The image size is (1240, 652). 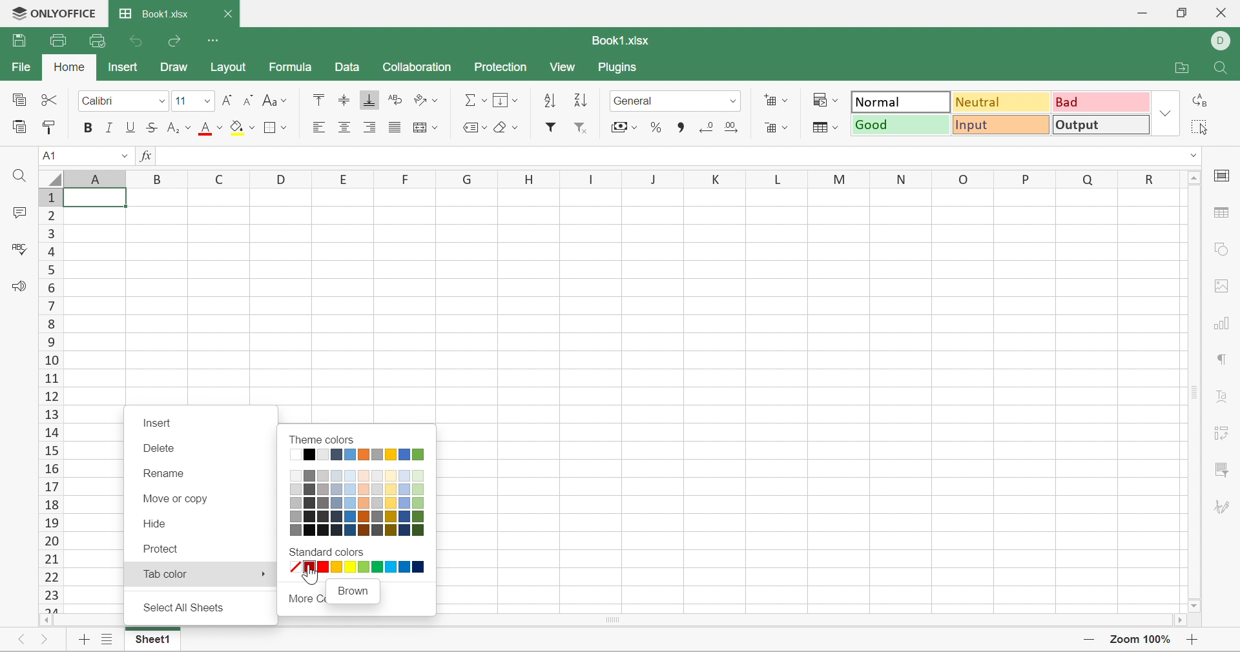 I want to click on 13, so click(x=53, y=415).